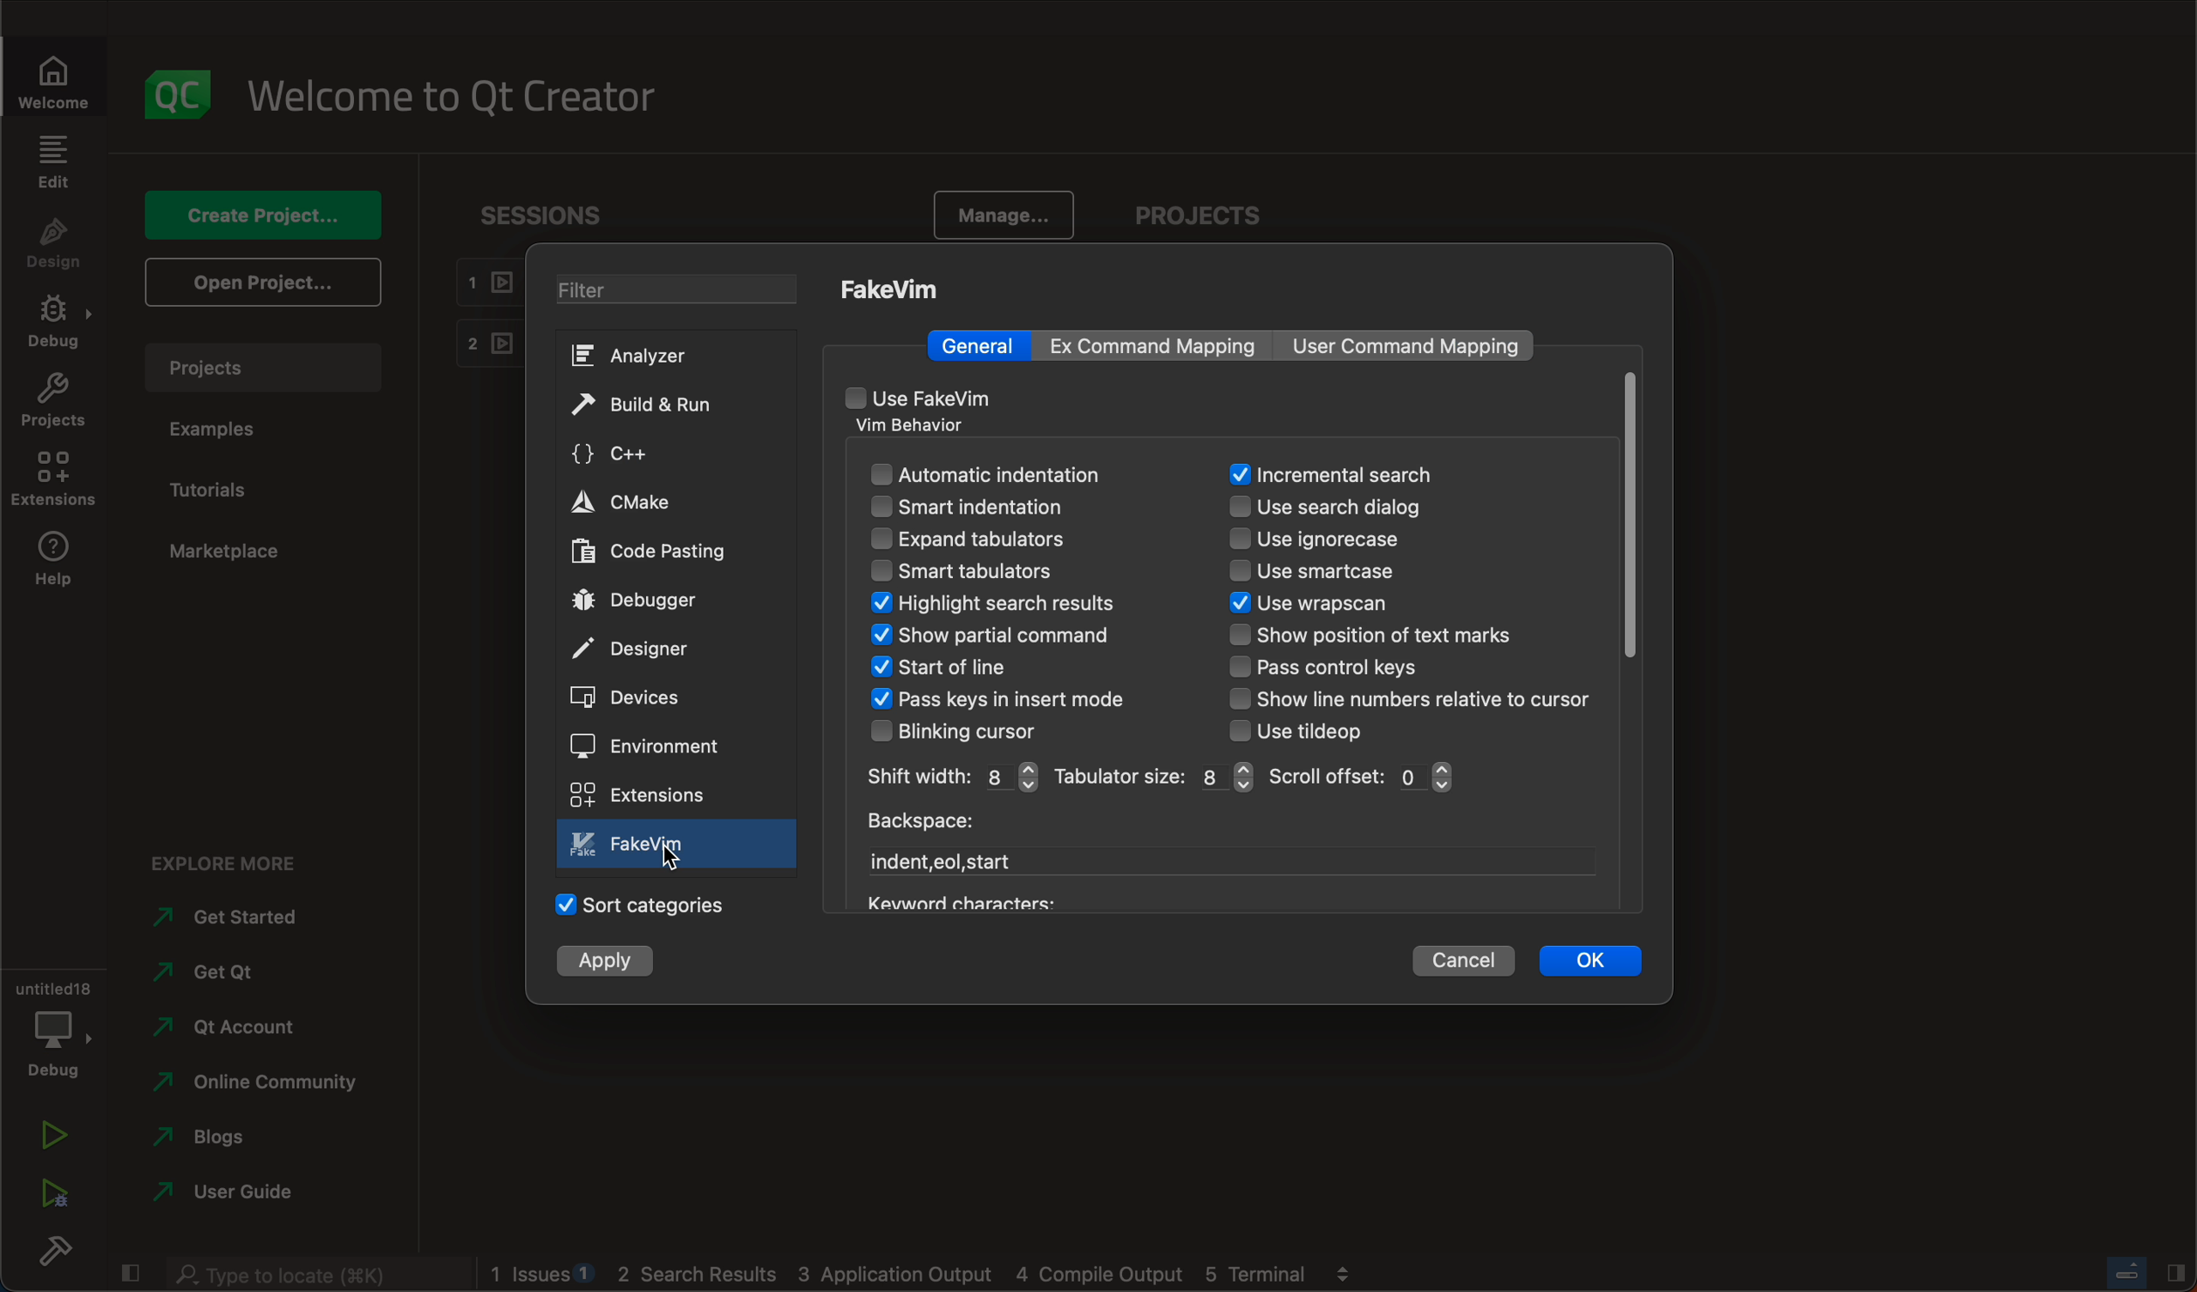  What do you see at coordinates (51, 1134) in the screenshot?
I see `run` at bounding box center [51, 1134].